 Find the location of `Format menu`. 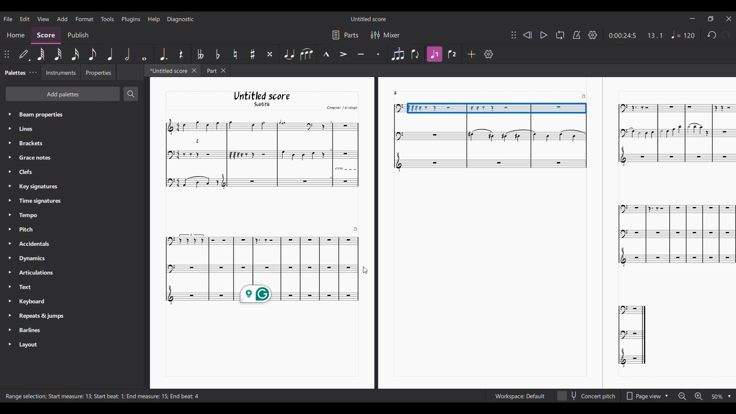

Format menu is located at coordinates (84, 19).